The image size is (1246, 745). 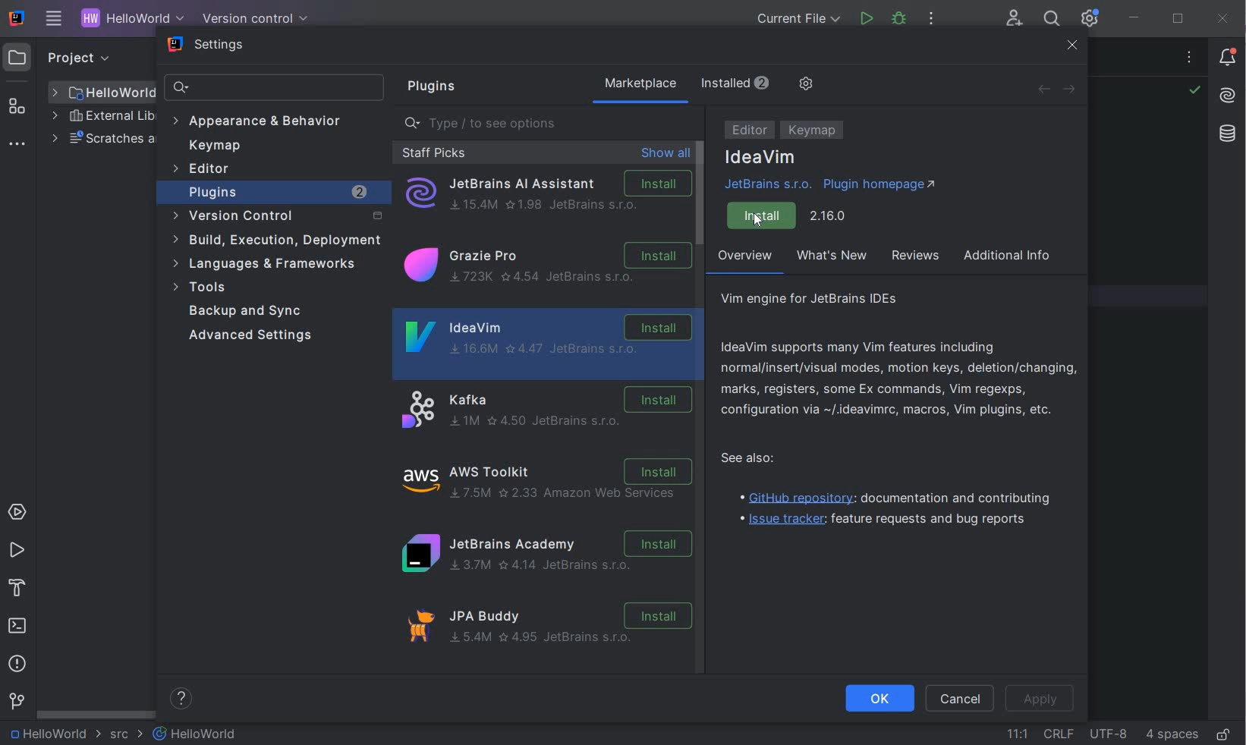 What do you see at coordinates (428, 87) in the screenshot?
I see `plugins` at bounding box center [428, 87].